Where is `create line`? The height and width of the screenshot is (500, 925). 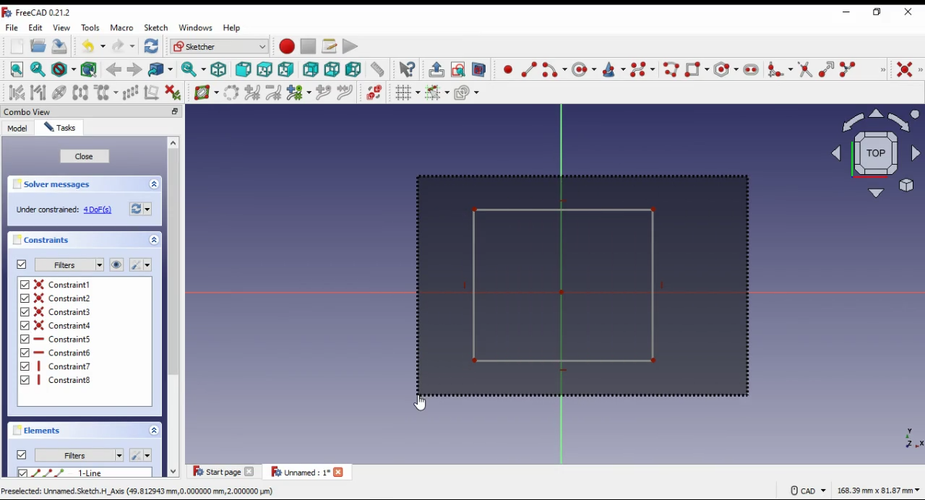 create line is located at coordinates (529, 69).